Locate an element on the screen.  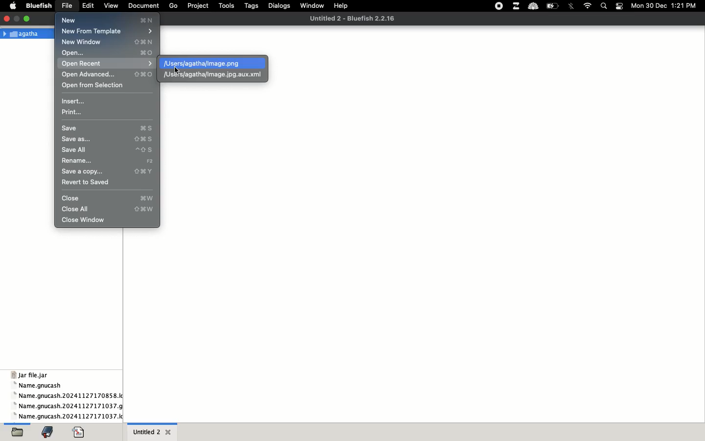
jar file jar is located at coordinates (30, 374).